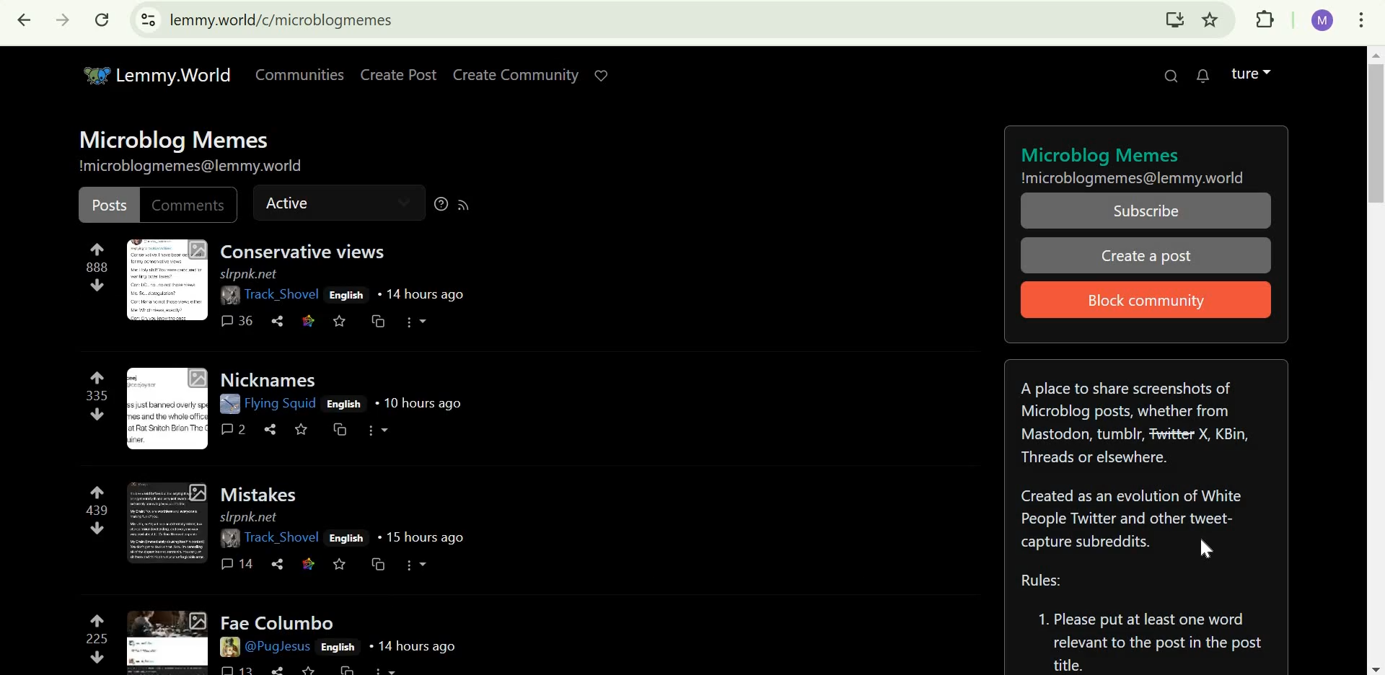 This screenshot has width=1385, height=675. I want to click on community guidelines, so click(1146, 623).